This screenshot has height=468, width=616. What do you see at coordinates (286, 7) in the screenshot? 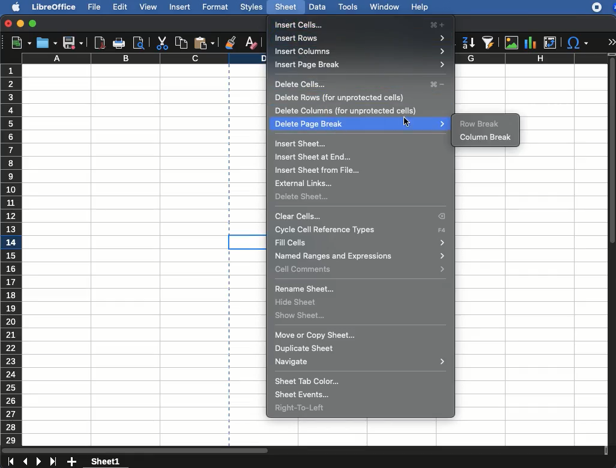
I see `sheet` at bounding box center [286, 7].